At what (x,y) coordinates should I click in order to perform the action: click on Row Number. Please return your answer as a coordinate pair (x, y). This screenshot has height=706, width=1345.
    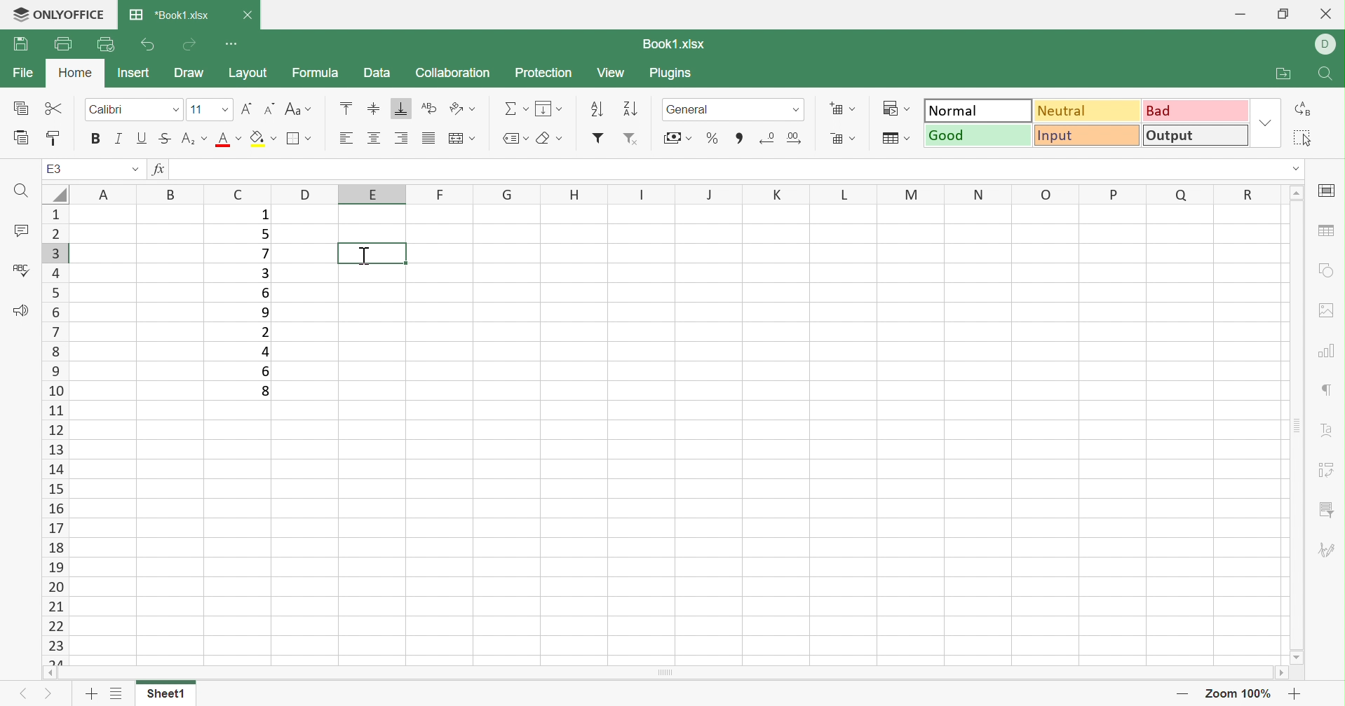
    Looking at the image, I should click on (55, 434).